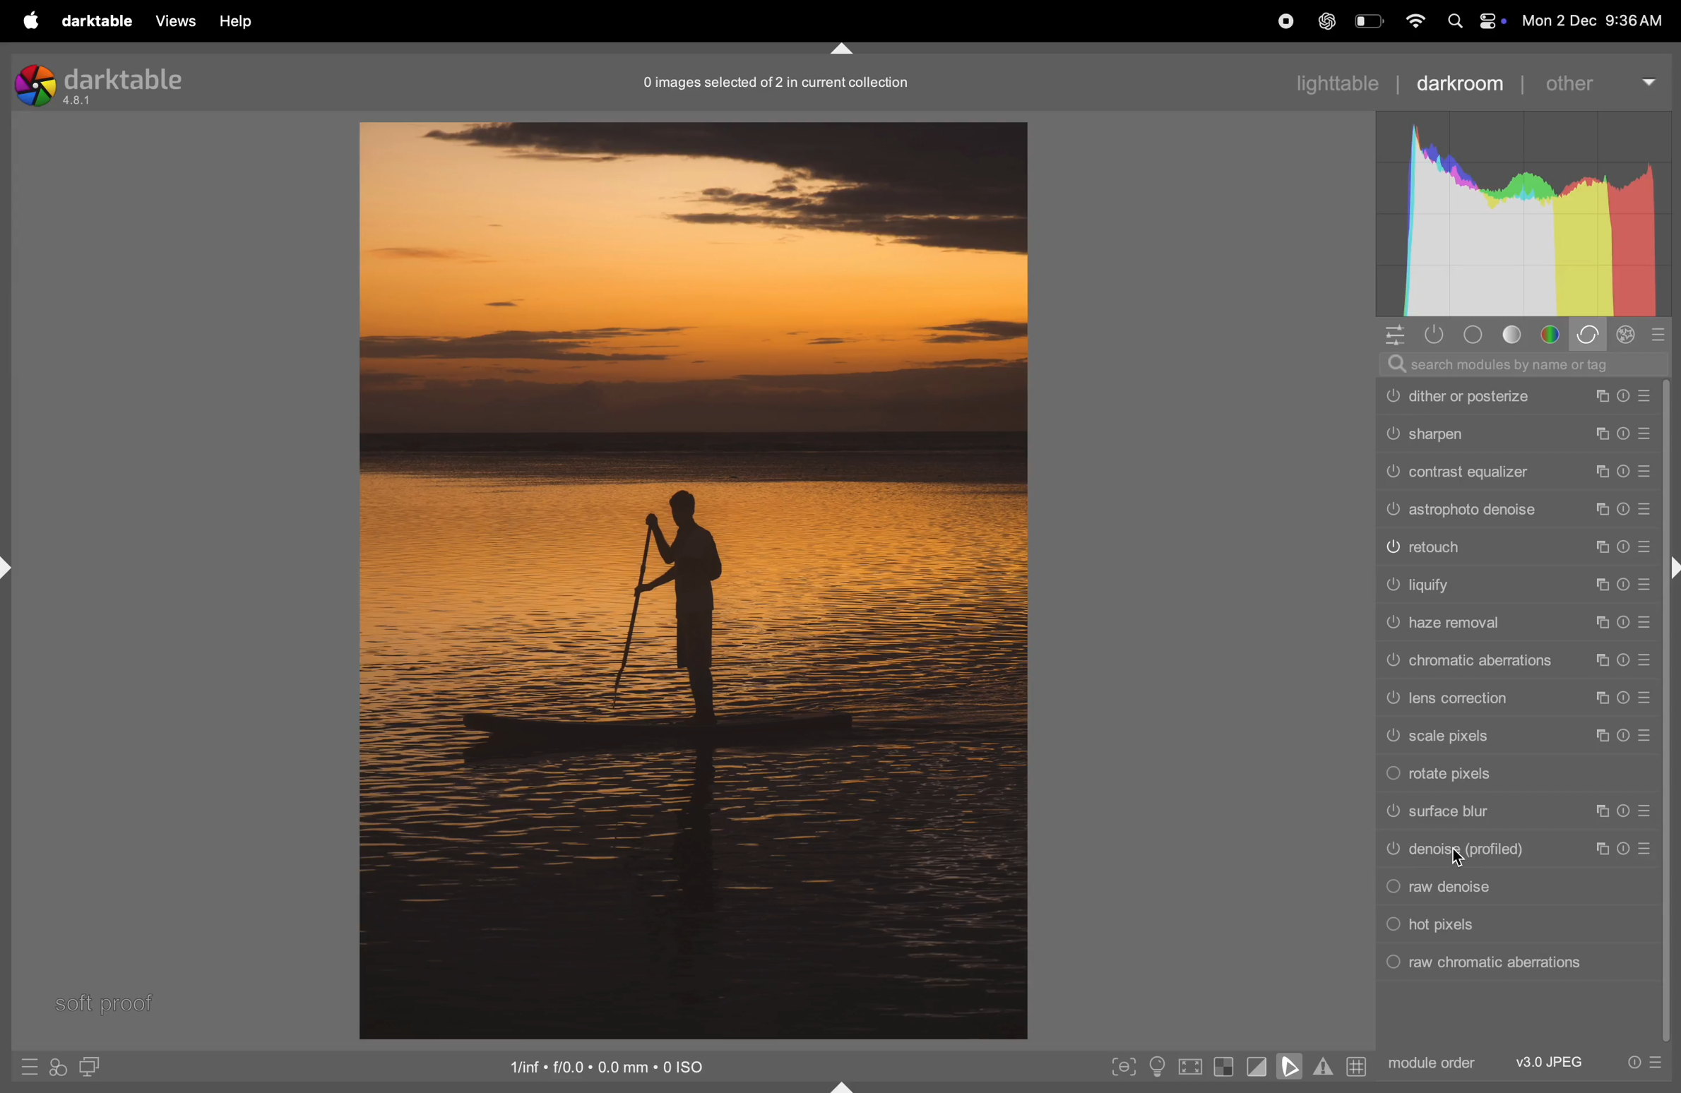 This screenshot has width=1681, height=1093. I want to click on effect, so click(1631, 335).